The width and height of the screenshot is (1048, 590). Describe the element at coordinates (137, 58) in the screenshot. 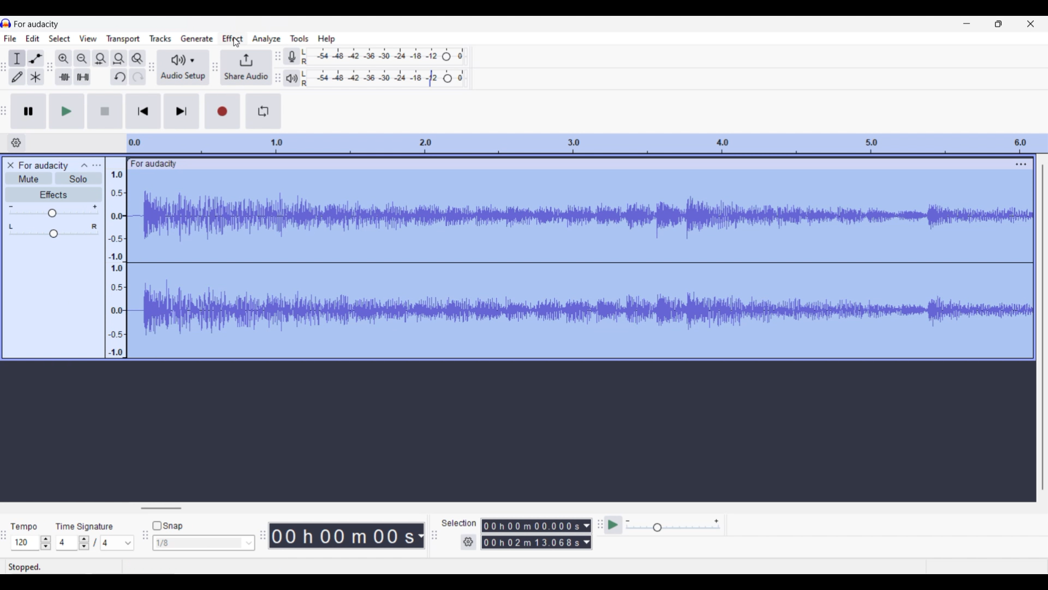

I see `Zoom toggle` at that location.